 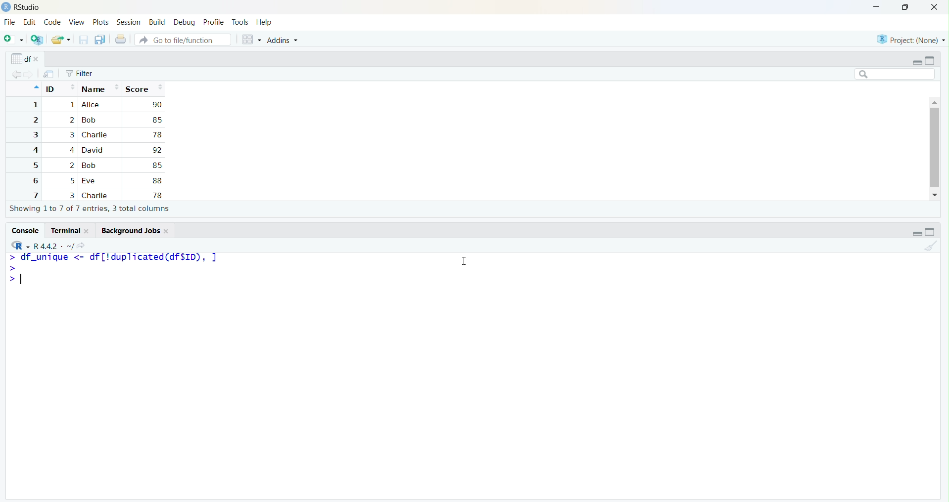 I want to click on close, so click(x=89, y=231).